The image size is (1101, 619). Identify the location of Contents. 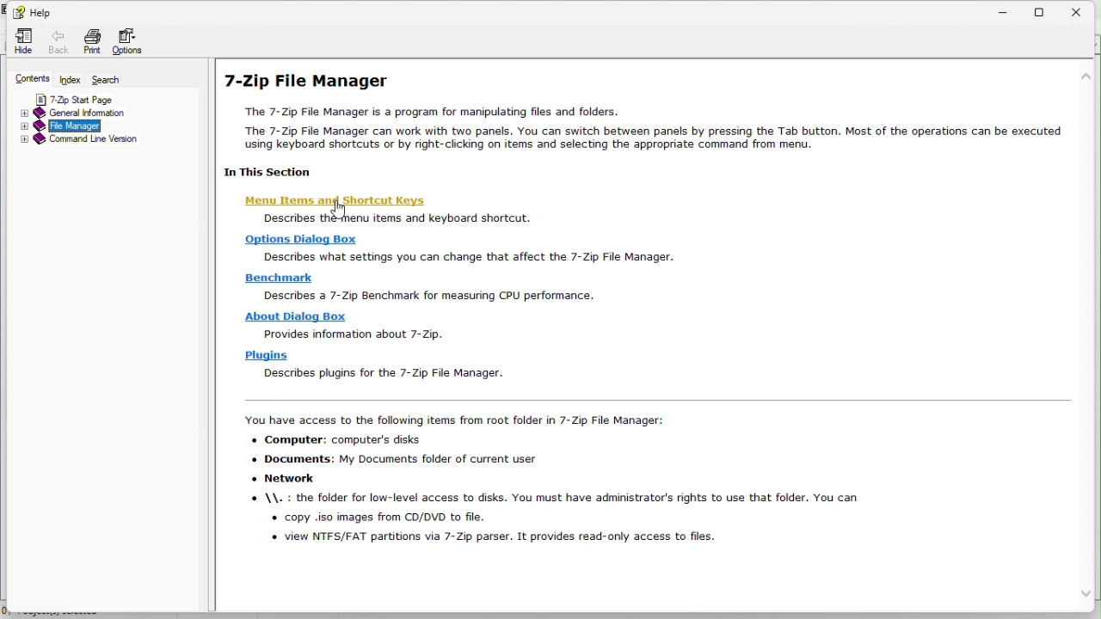
(27, 78).